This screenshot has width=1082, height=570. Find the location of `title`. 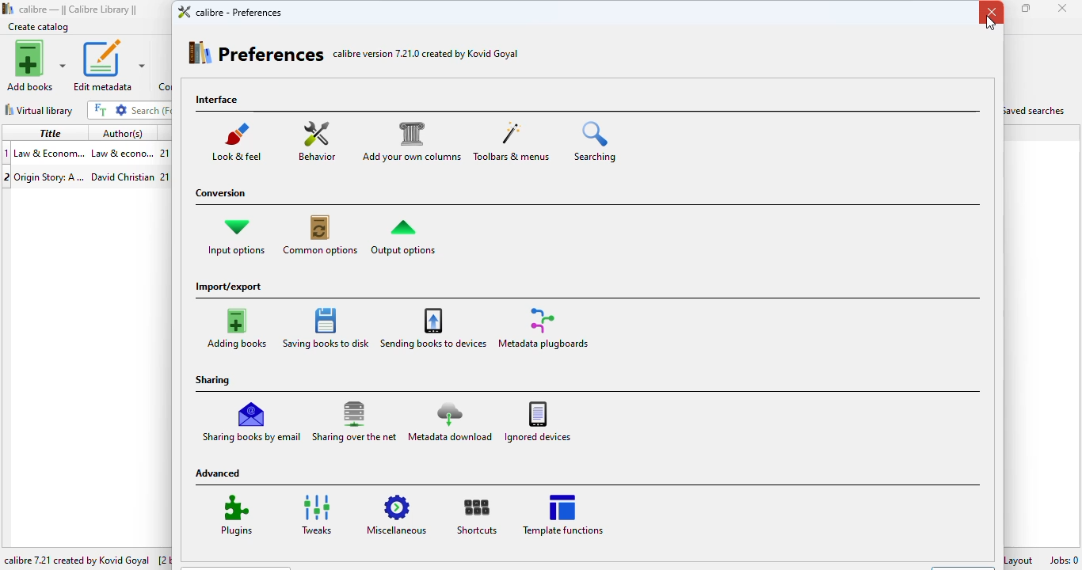

title is located at coordinates (53, 133).